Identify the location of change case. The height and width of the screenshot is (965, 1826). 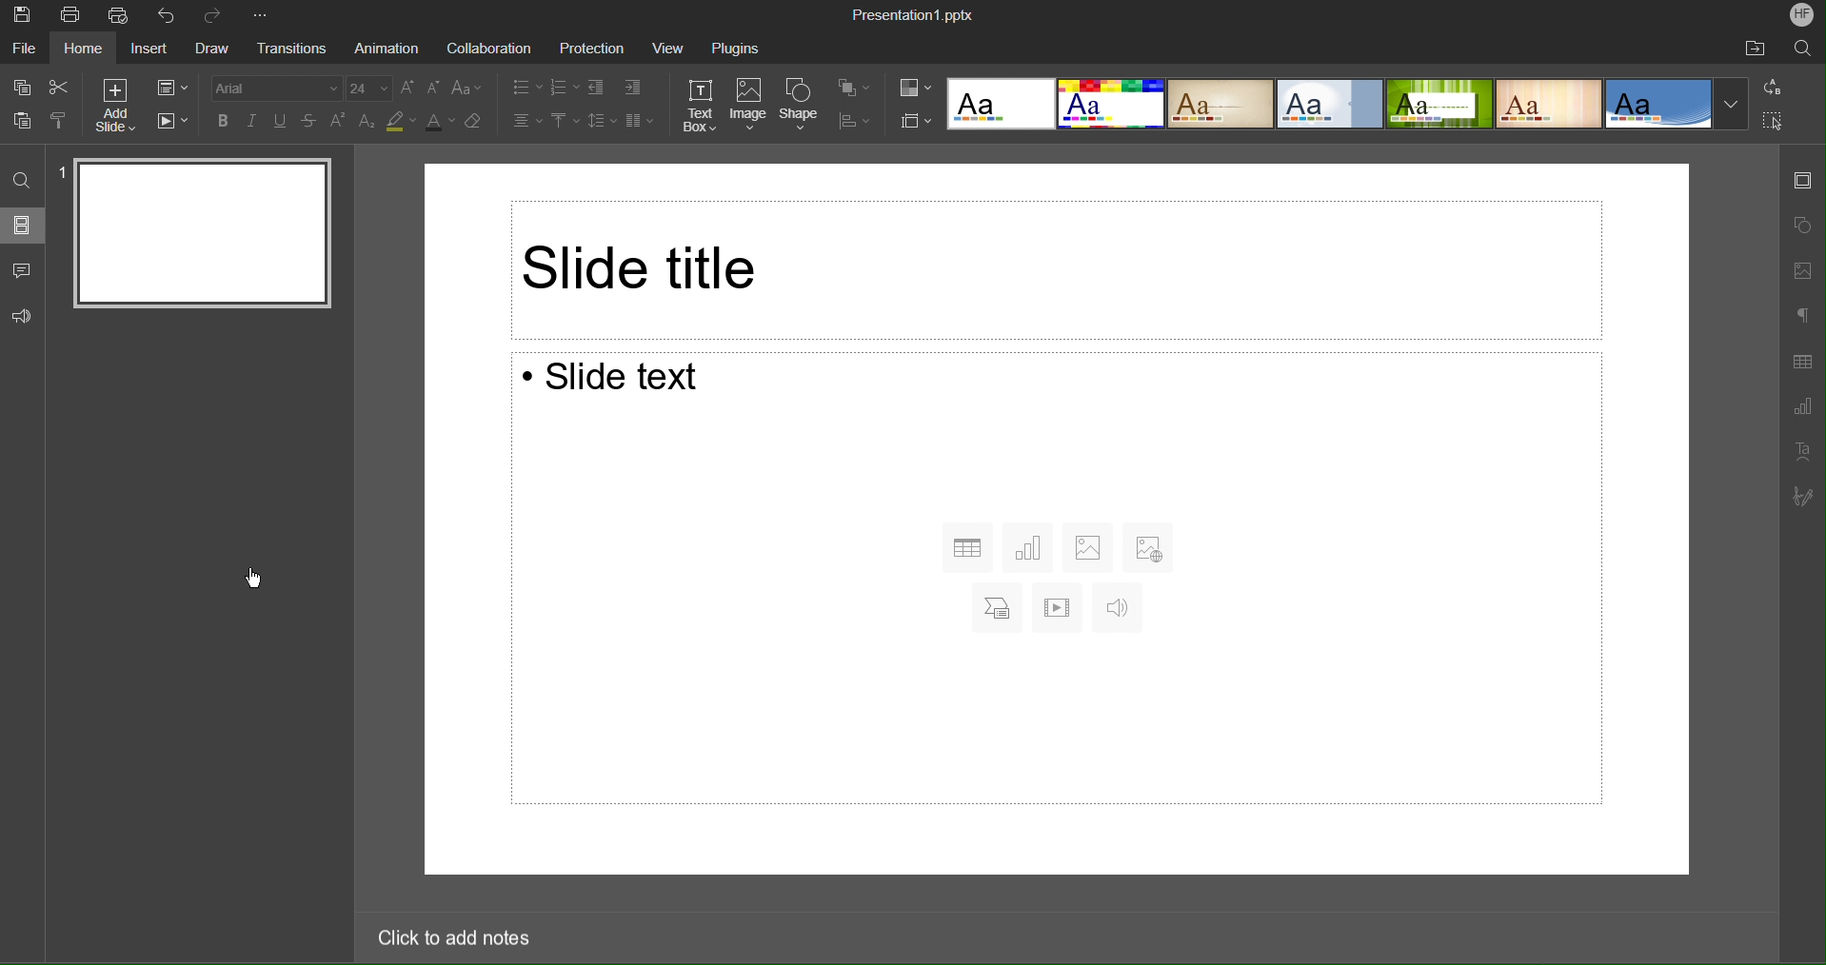
(468, 88).